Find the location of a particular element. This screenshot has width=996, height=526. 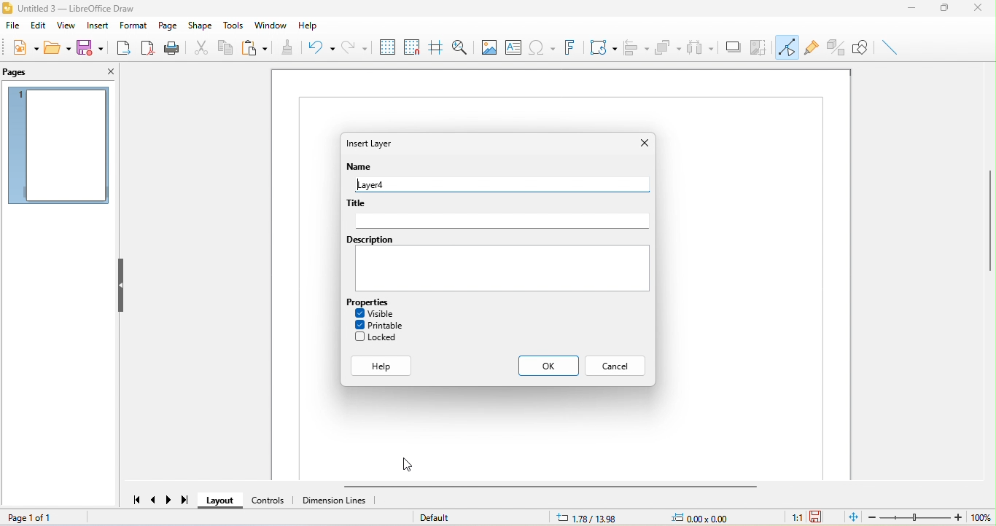

export direct as pdf is located at coordinates (148, 47).